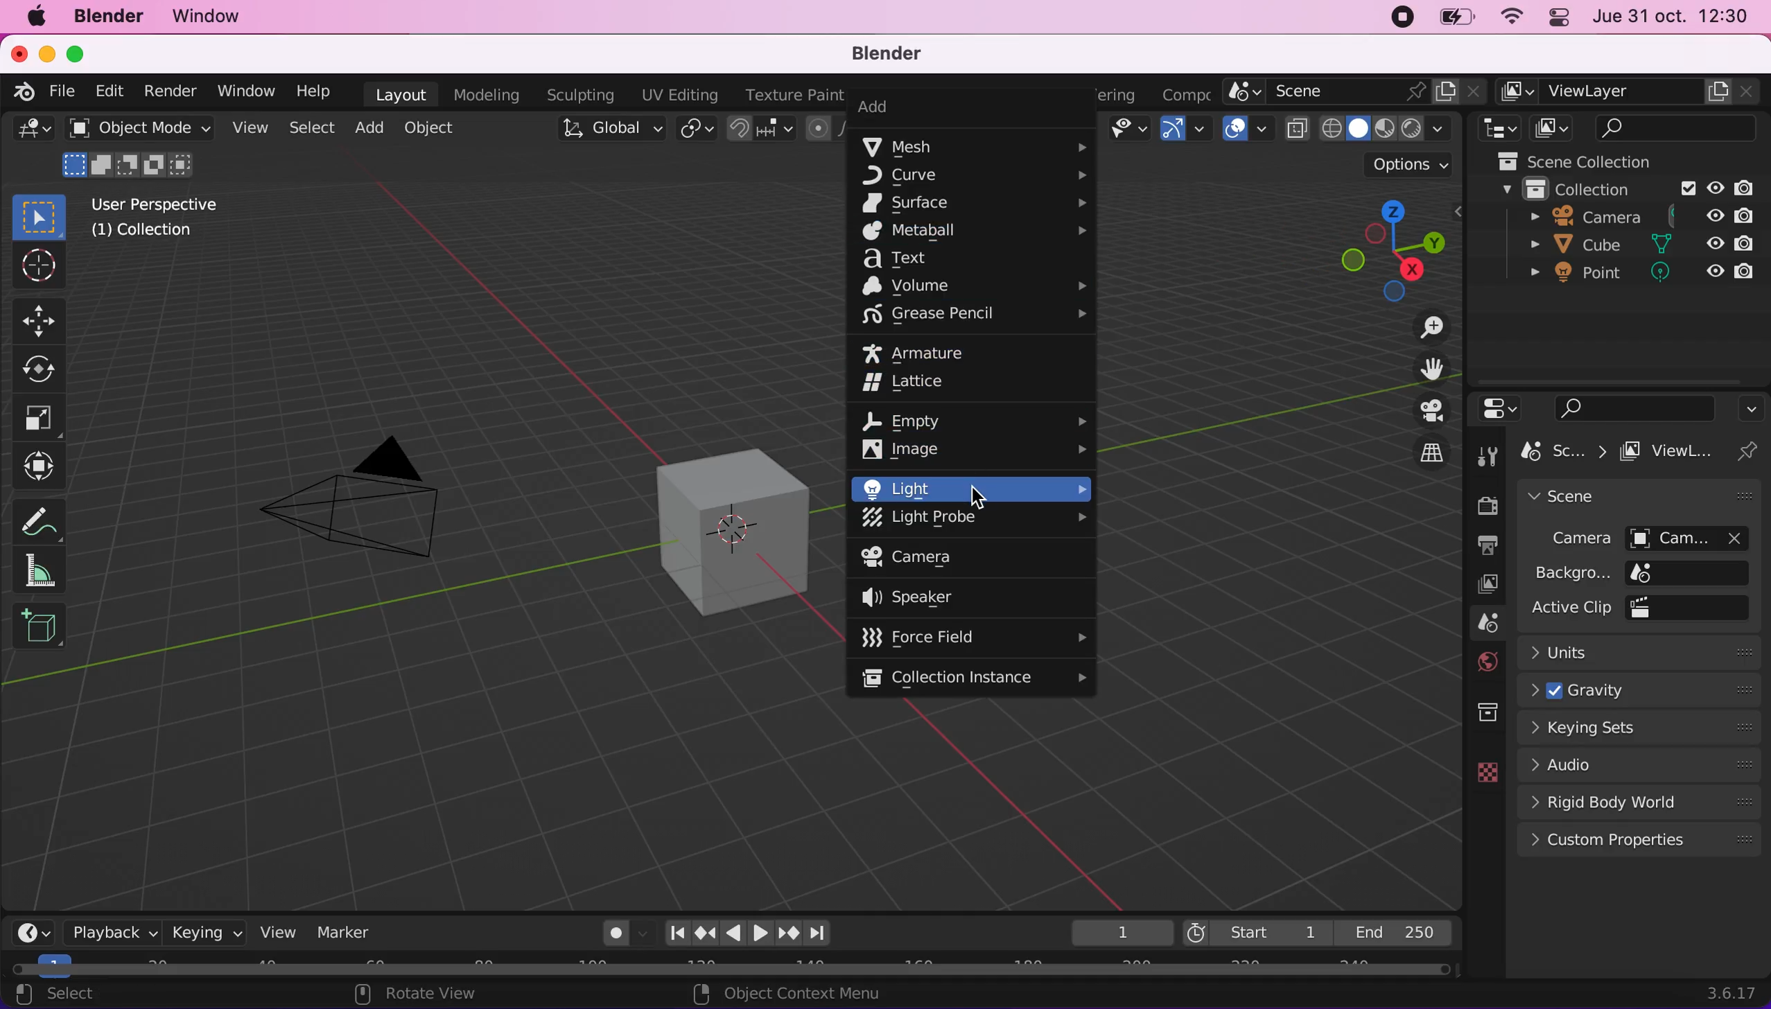 The image size is (1771, 1009). What do you see at coordinates (975, 146) in the screenshot?
I see `mesh` at bounding box center [975, 146].